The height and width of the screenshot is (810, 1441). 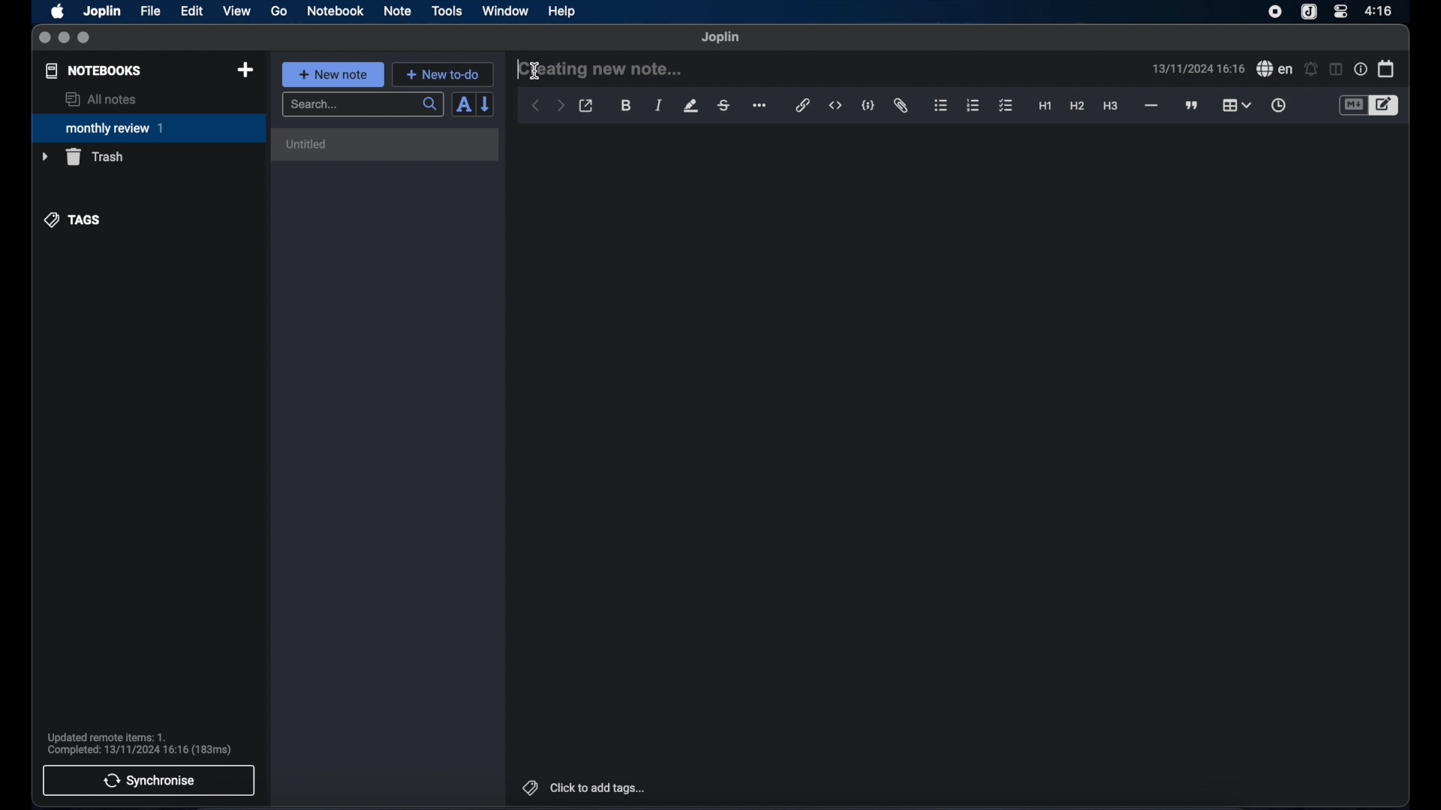 What do you see at coordinates (486, 103) in the screenshot?
I see `reverse sort order` at bounding box center [486, 103].